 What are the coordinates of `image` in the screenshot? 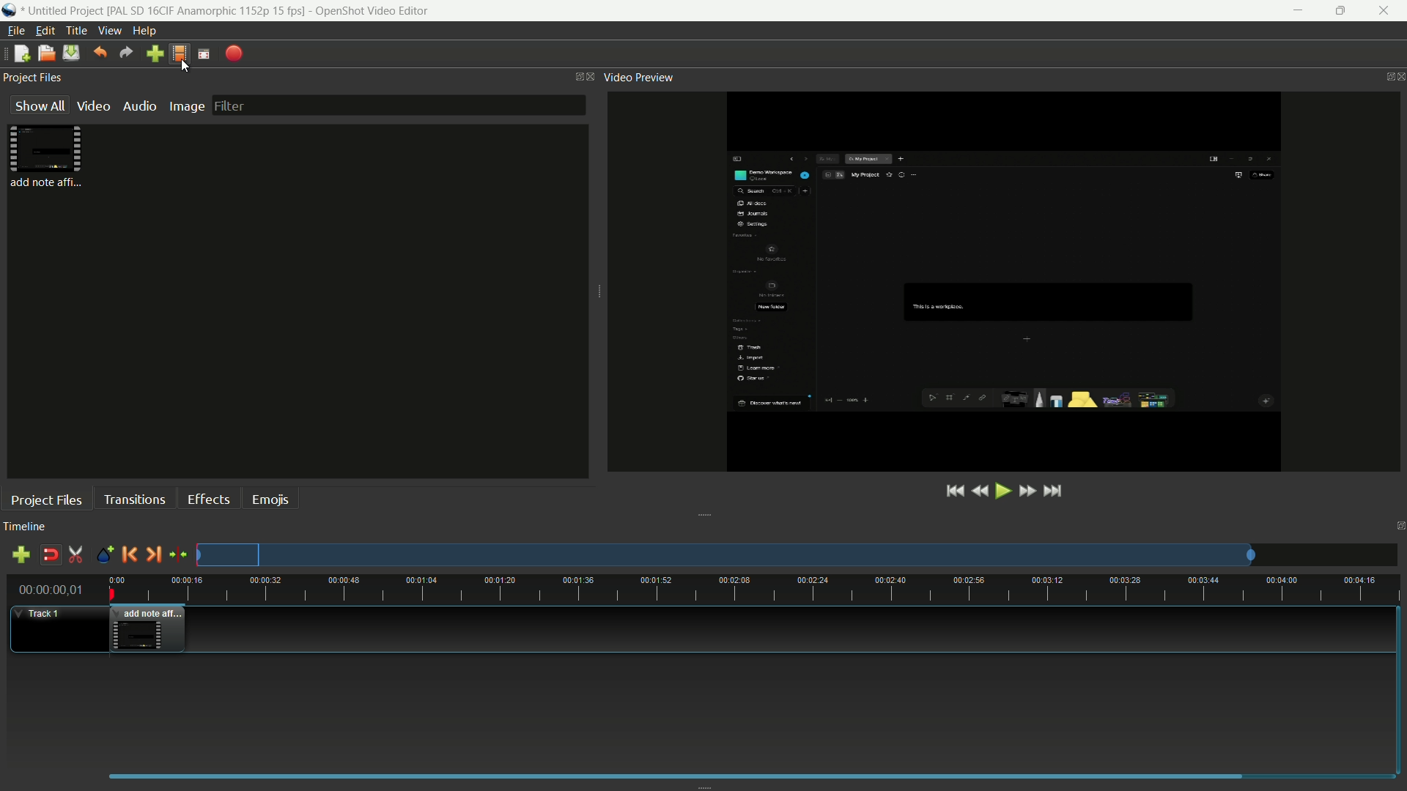 It's located at (184, 107).